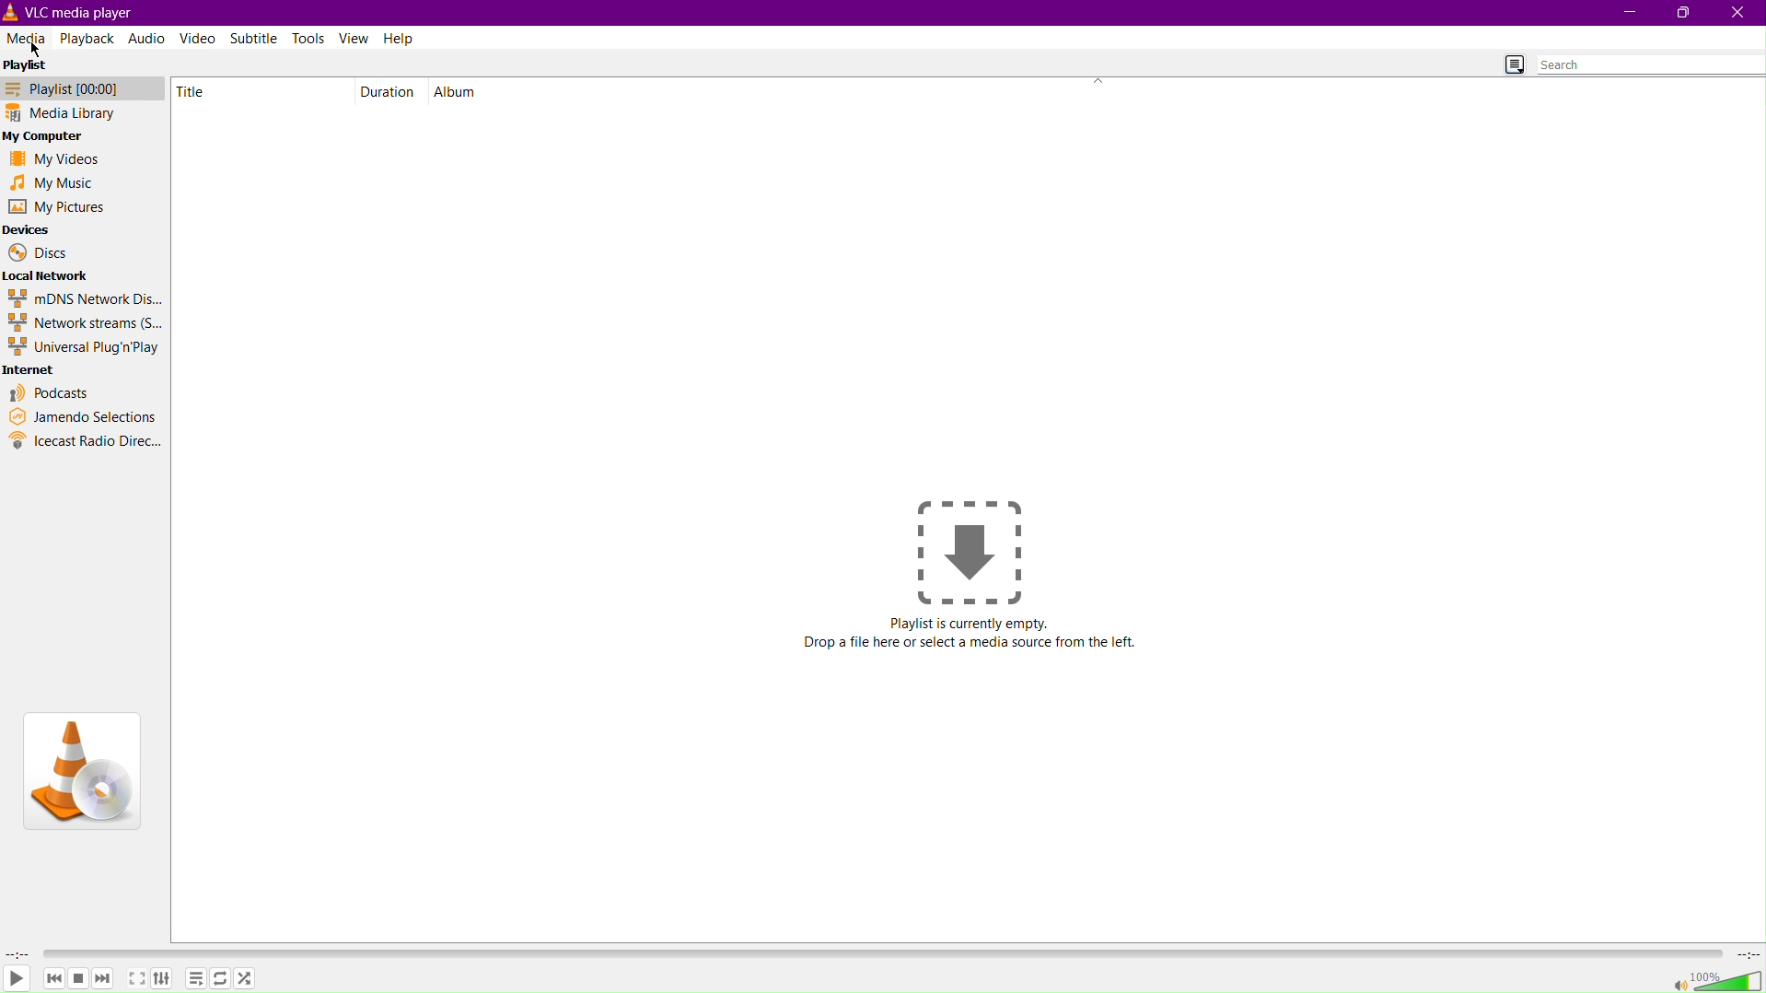 The height and width of the screenshot is (993, 1766). What do you see at coordinates (85, 442) in the screenshot?
I see `Icecast Radio Directory` at bounding box center [85, 442].